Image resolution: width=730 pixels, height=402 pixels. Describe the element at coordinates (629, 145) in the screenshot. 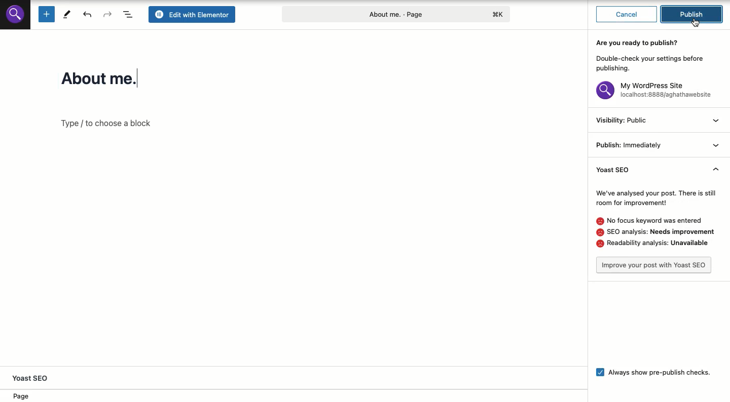

I see `Publish: Immediately` at that location.